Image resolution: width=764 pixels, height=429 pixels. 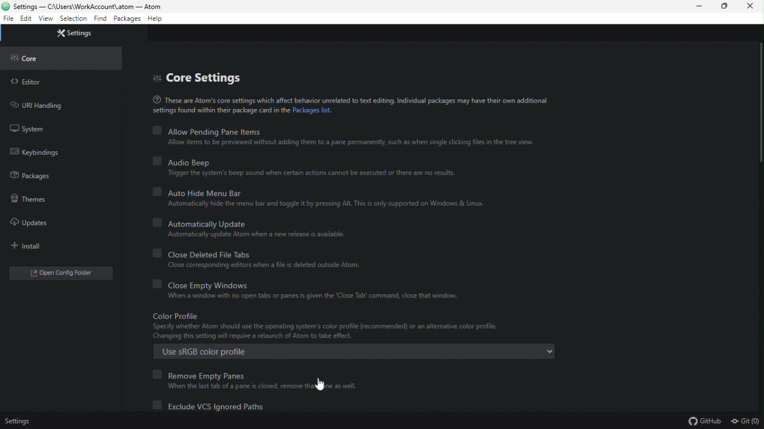 I want to click on cursor, so click(x=319, y=384).